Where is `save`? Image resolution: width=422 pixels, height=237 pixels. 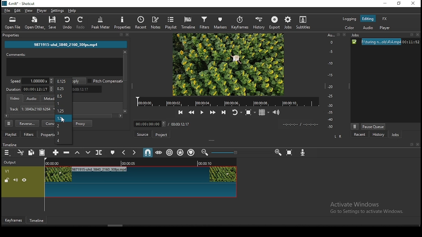
save is located at coordinates (53, 23).